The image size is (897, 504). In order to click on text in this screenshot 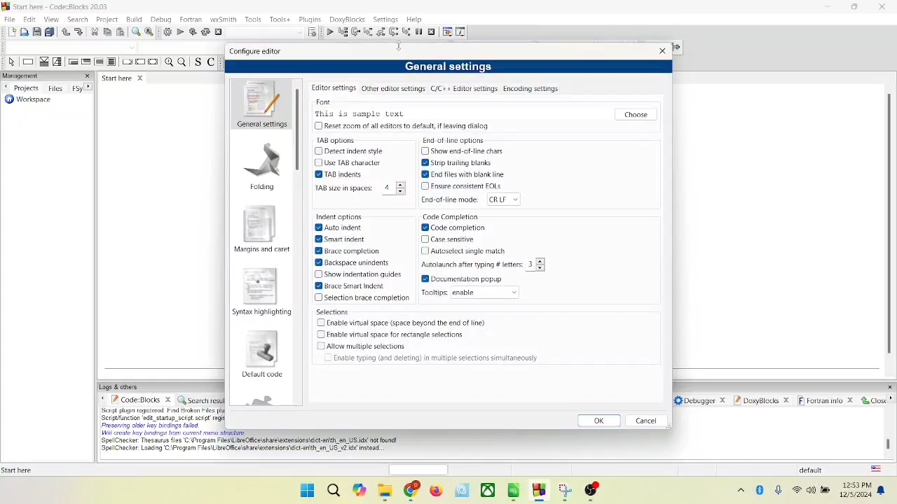, I will do `click(437, 359)`.